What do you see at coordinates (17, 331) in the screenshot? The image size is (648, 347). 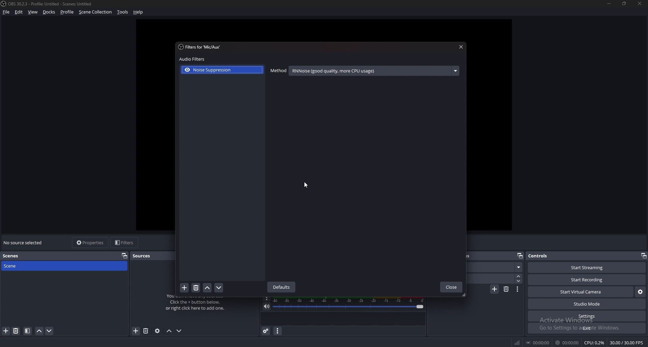 I see `delete scene` at bounding box center [17, 331].